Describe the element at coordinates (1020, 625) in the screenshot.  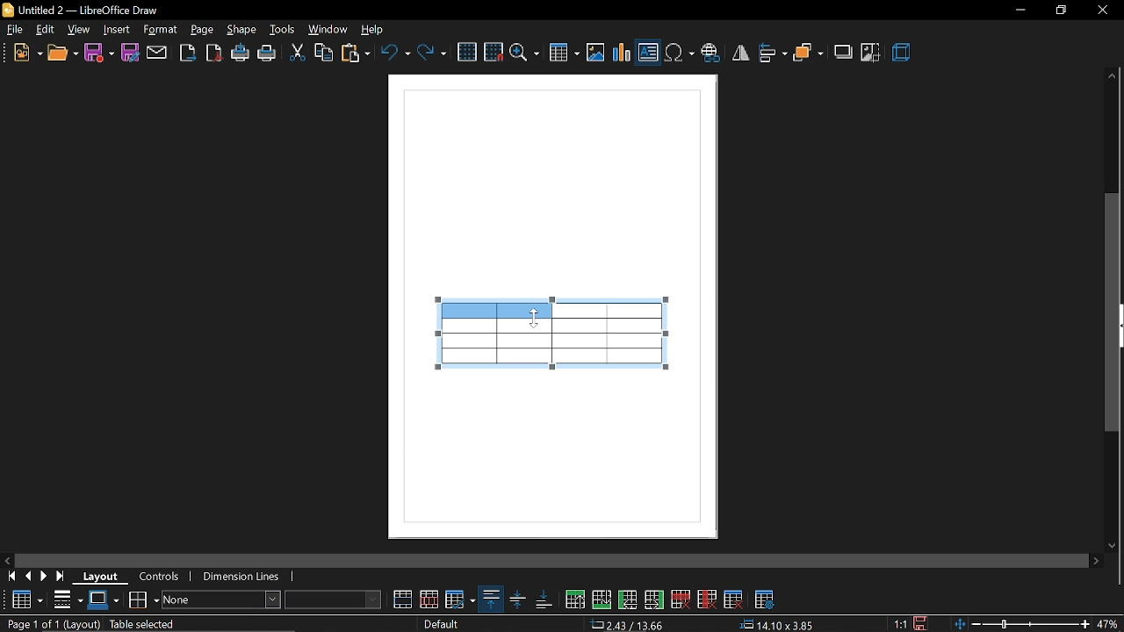
I see `zoom change` at that location.